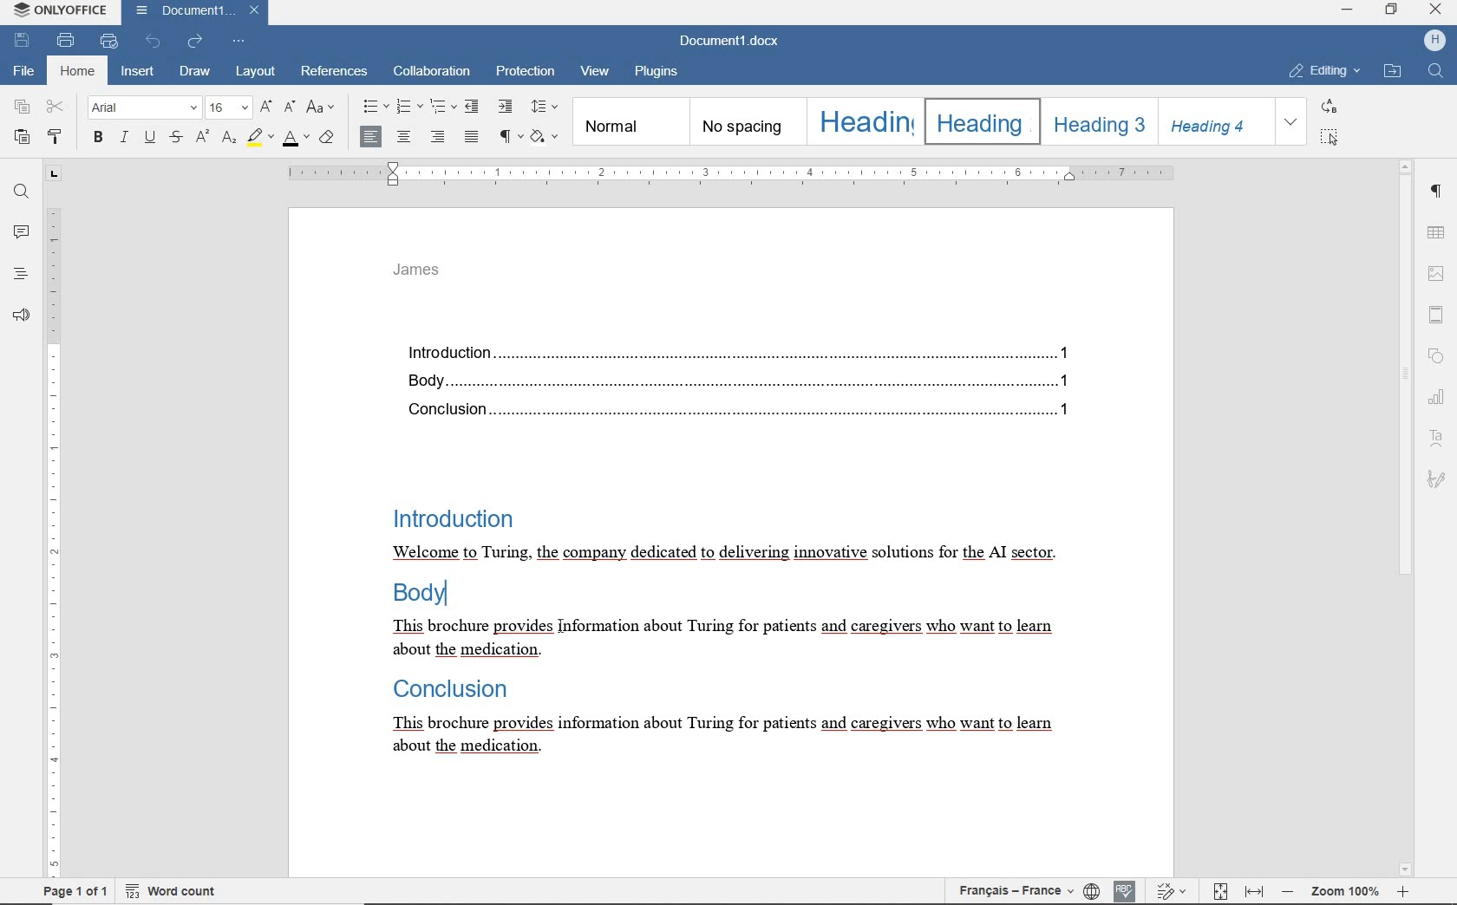 Image resolution: width=1457 pixels, height=905 pixels. What do you see at coordinates (1328, 106) in the screenshot?
I see `REPLACE` at bounding box center [1328, 106].